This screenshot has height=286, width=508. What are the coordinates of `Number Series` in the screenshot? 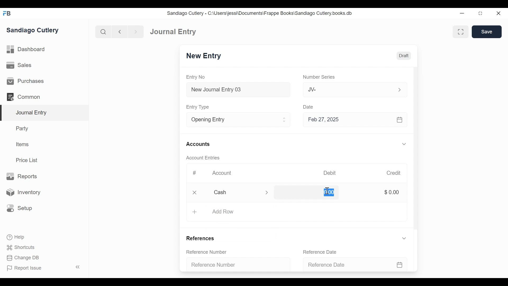 It's located at (318, 77).